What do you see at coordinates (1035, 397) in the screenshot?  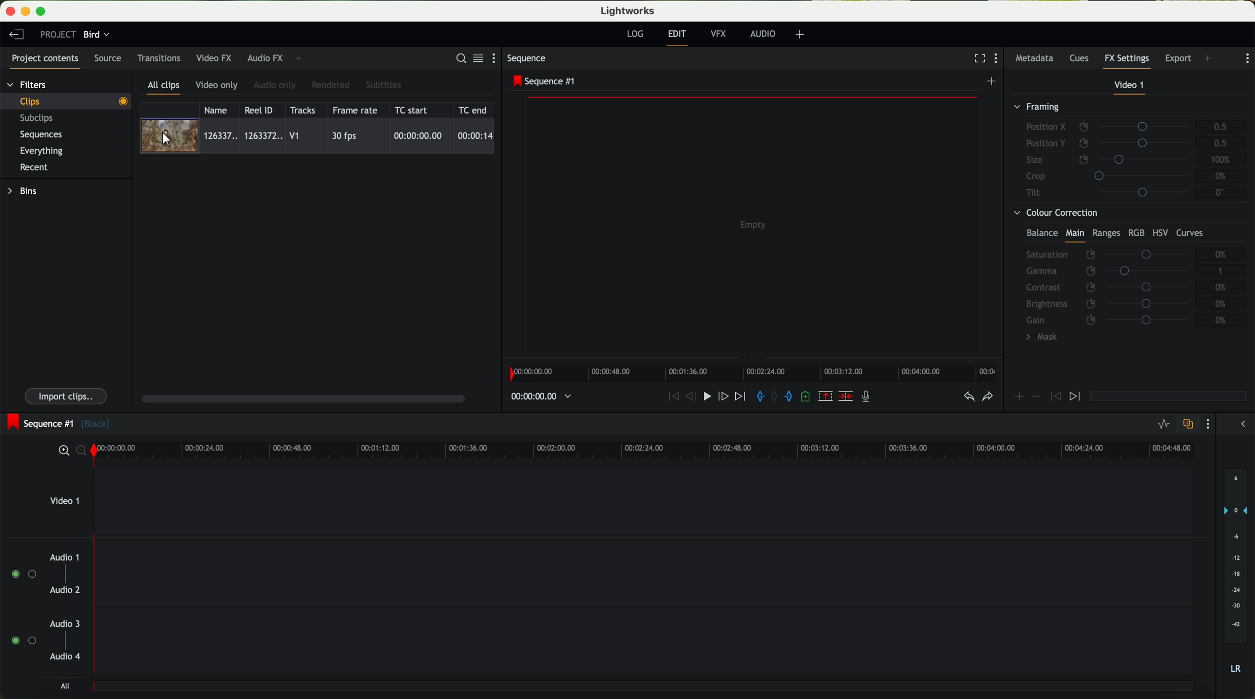 I see `icon` at bounding box center [1035, 397].